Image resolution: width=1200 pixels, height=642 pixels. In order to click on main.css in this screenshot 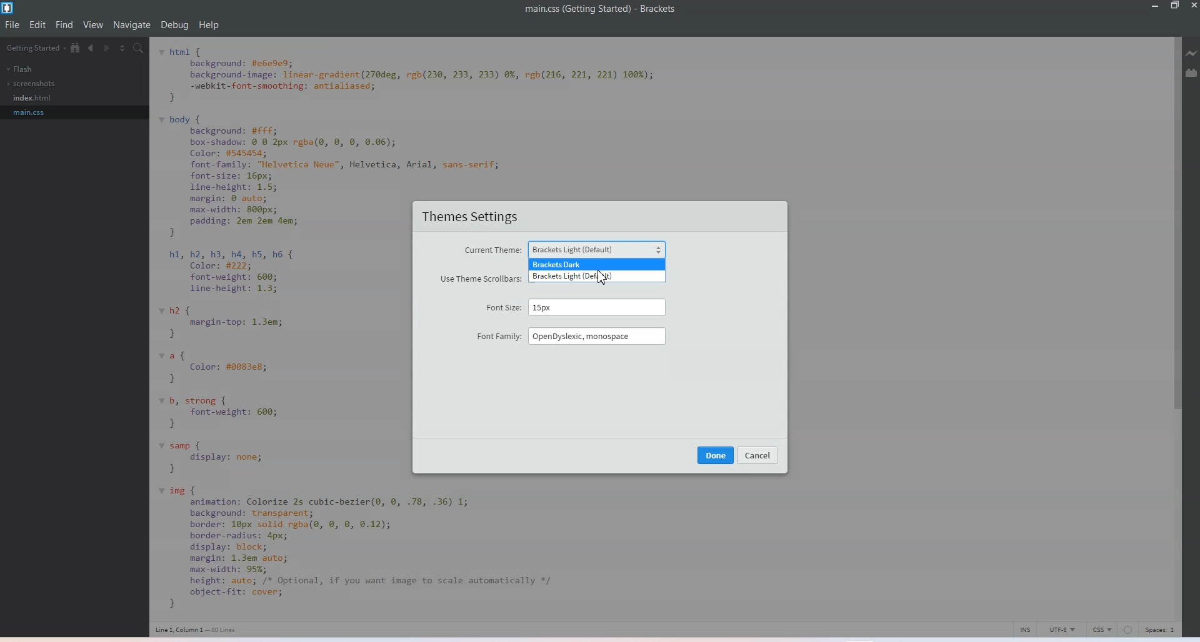, I will do `click(32, 112)`.